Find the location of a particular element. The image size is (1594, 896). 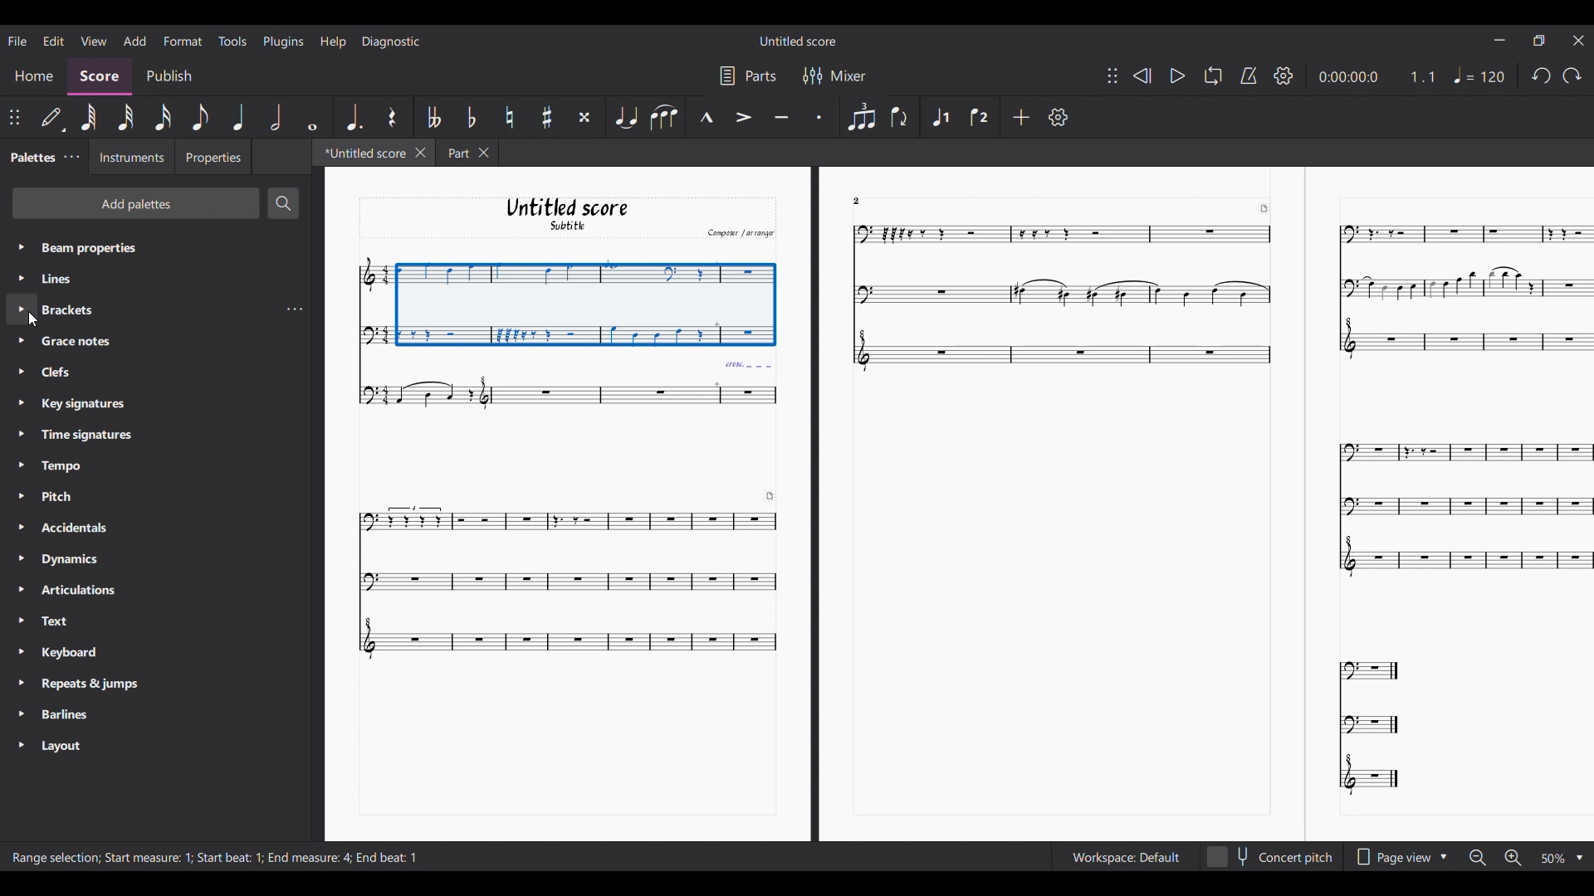

Current tab is located at coordinates (363, 152).